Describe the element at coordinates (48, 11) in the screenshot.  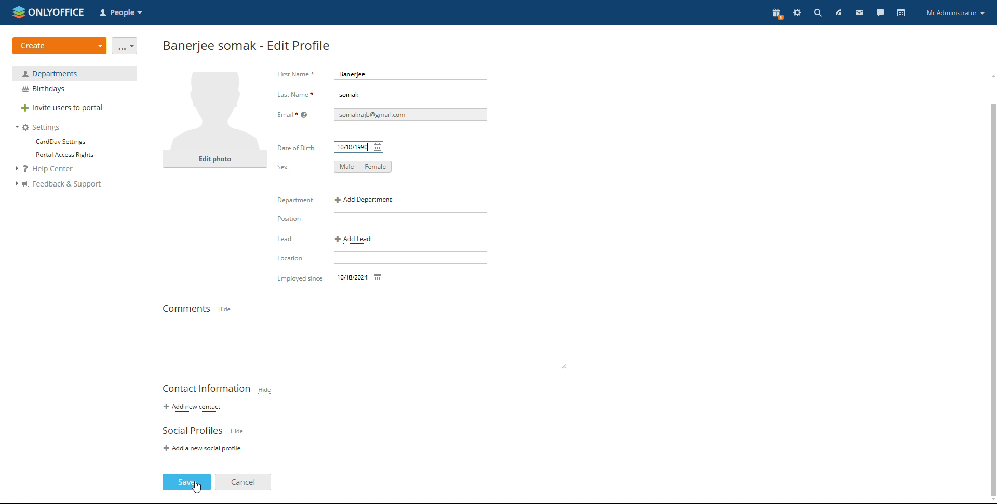
I see `logo` at that location.